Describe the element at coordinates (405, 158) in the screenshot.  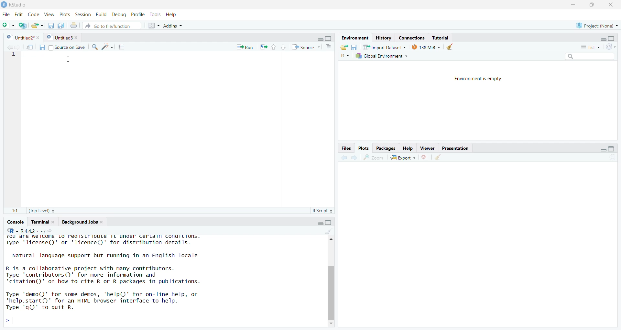
I see `~& Export +` at that location.